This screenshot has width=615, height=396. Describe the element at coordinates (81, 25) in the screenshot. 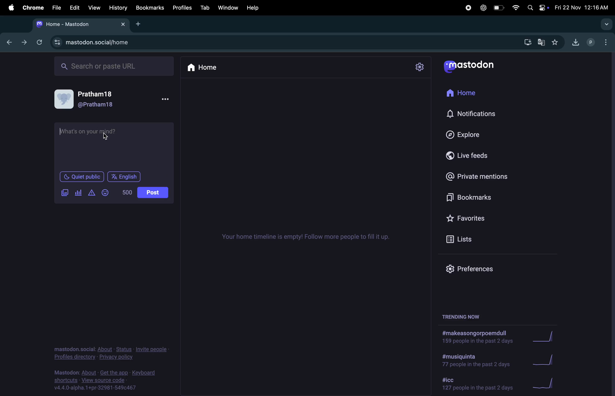

I see `mastodon tab` at that location.